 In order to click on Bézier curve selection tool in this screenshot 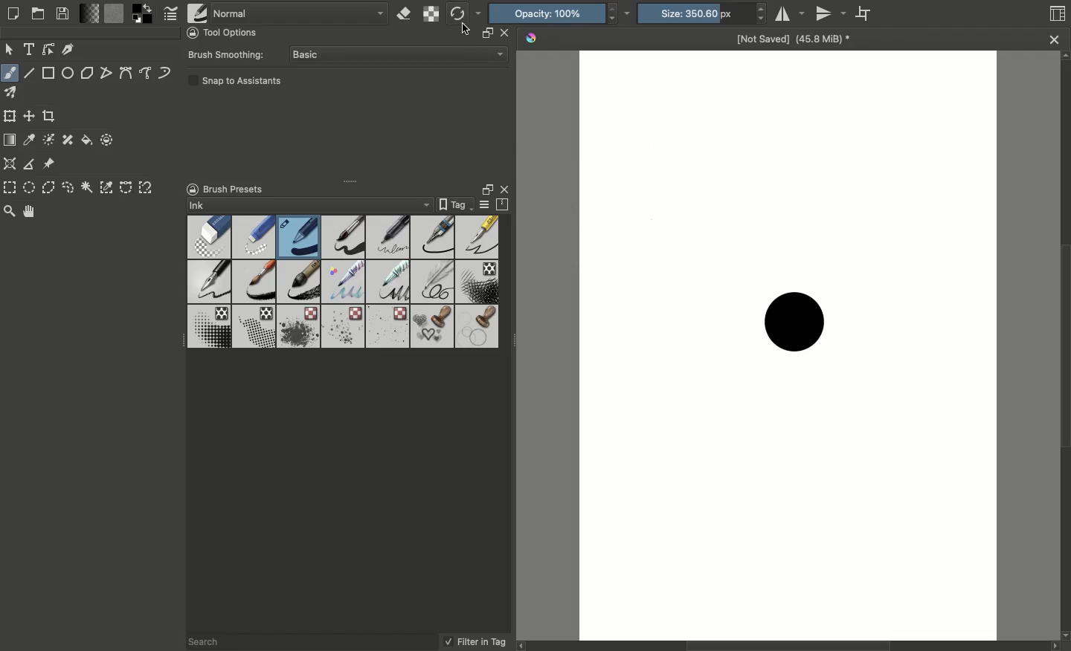, I will do `click(126, 190)`.